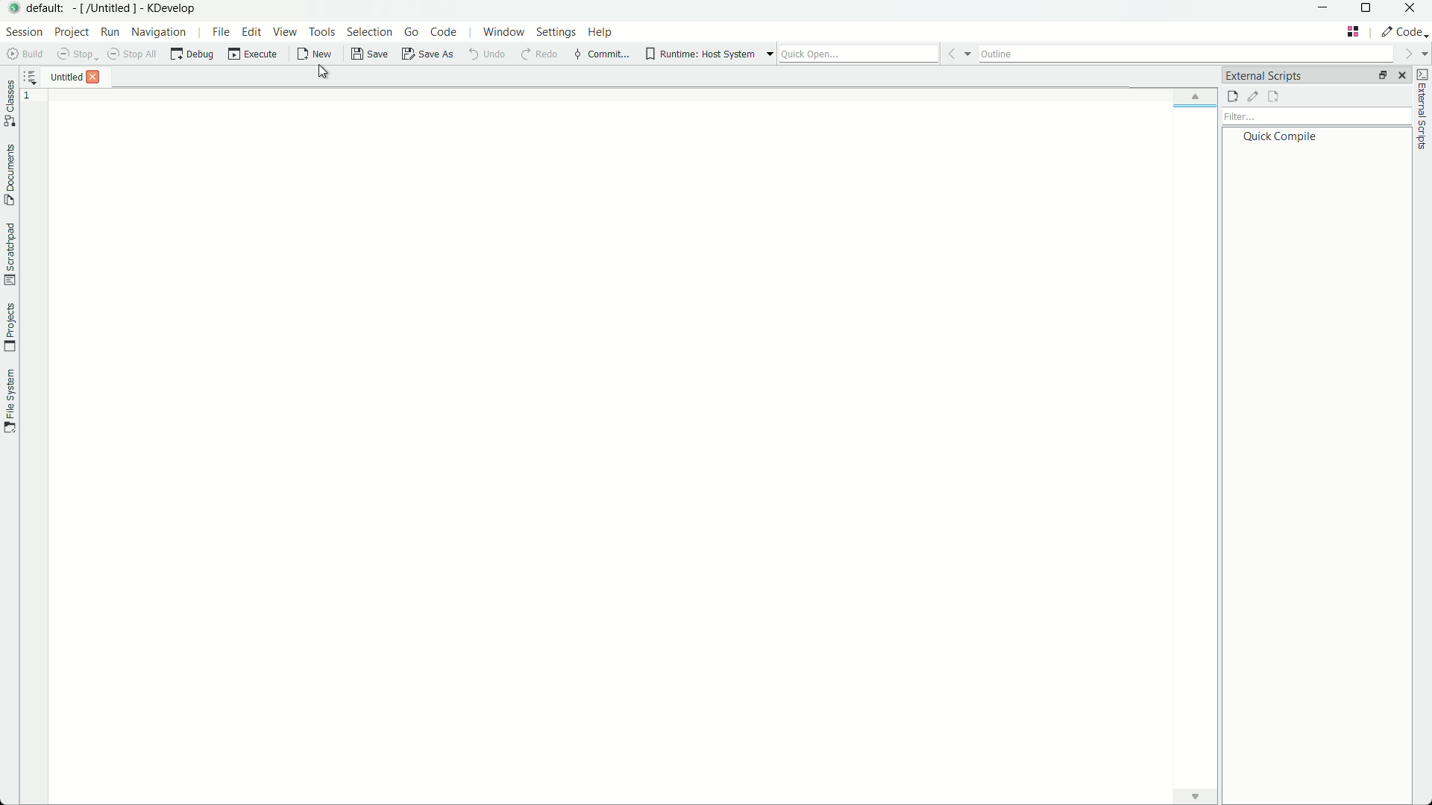 This screenshot has width=1432, height=805. I want to click on save as, so click(427, 54).